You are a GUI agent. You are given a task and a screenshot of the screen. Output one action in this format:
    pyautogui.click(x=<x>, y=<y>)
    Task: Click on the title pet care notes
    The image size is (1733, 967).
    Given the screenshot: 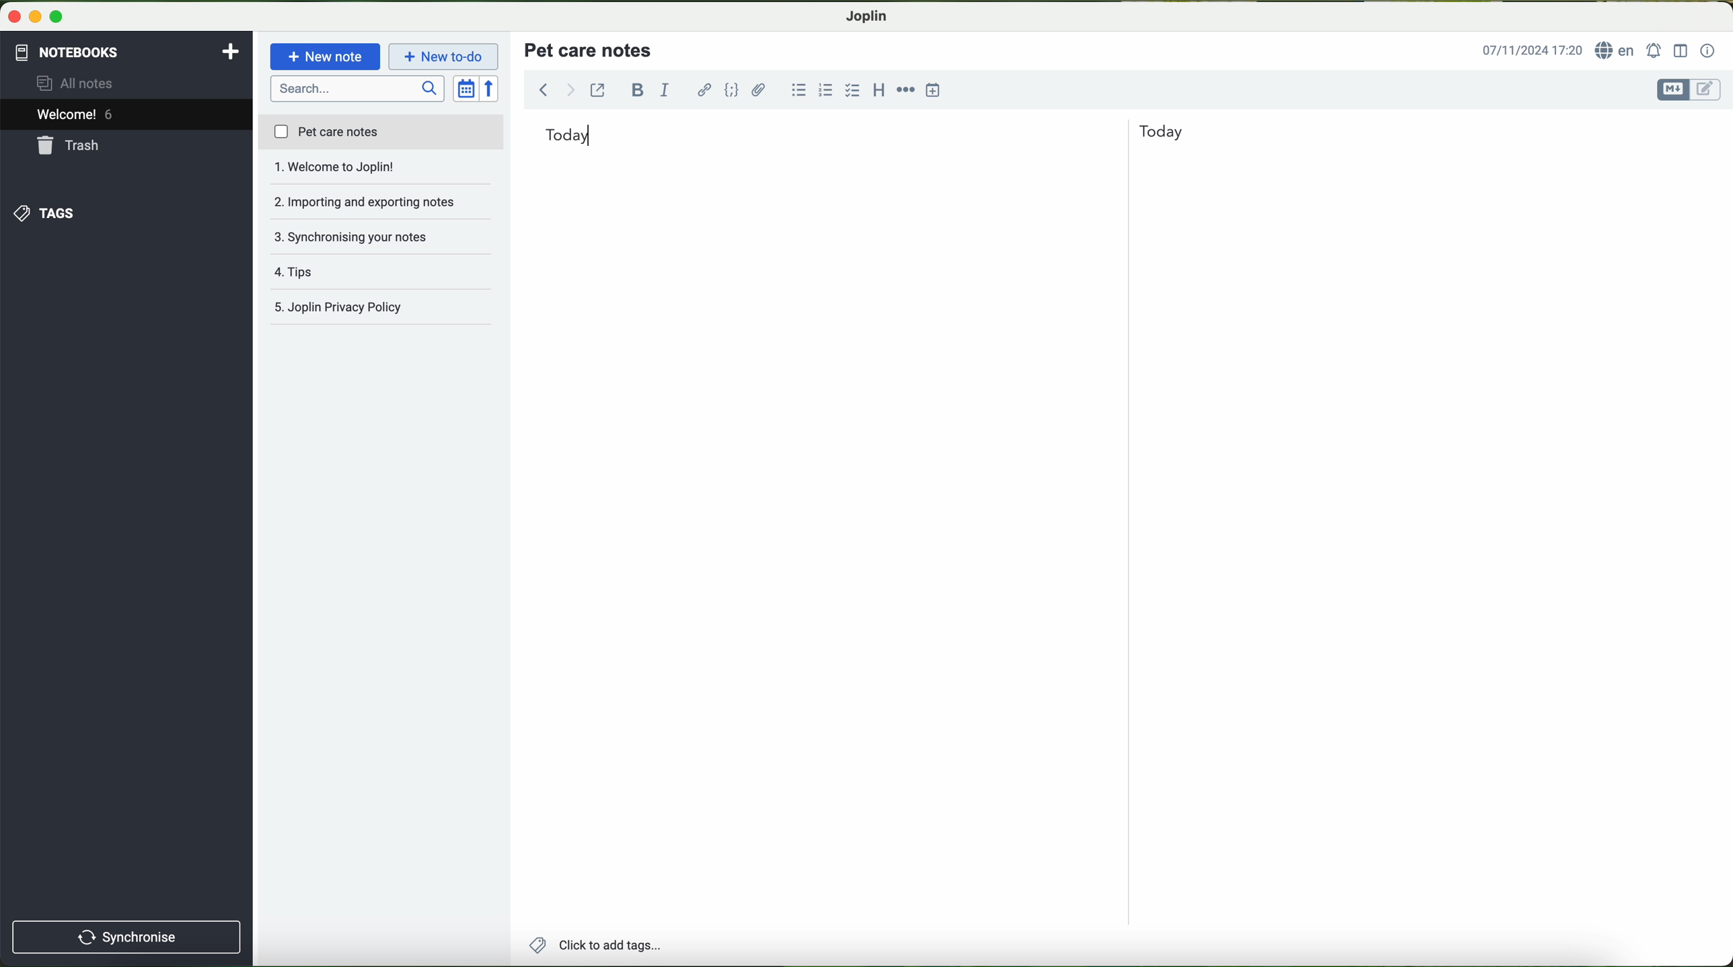 What is the action you would take?
    pyautogui.click(x=590, y=49)
    